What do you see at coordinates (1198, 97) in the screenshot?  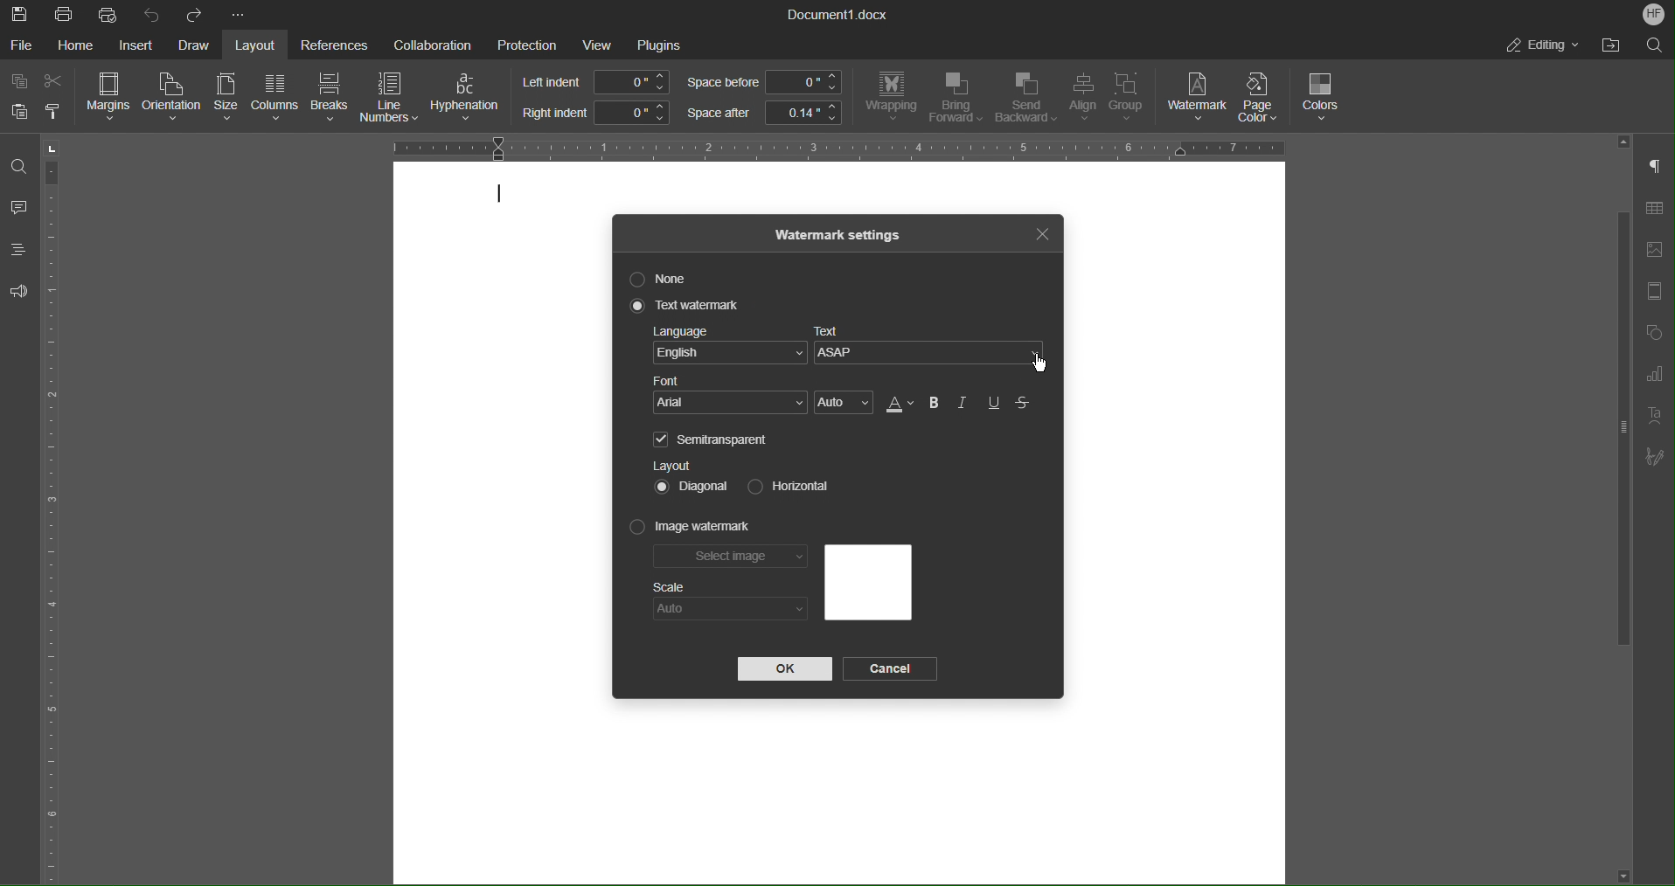 I see `Watermark` at bounding box center [1198, 97].